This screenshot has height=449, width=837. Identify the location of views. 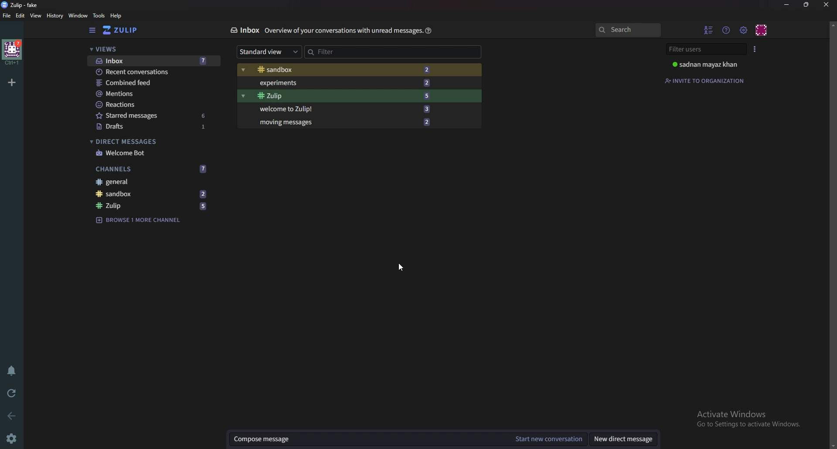
(150, 50).